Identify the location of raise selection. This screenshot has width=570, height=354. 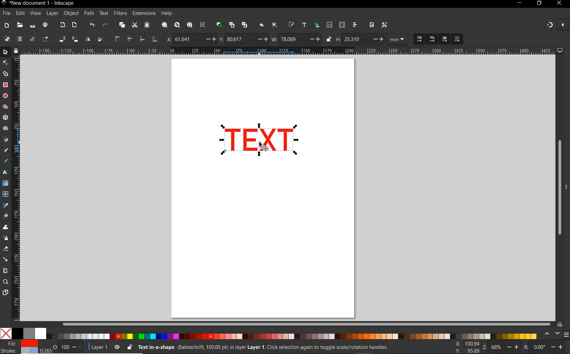
(122, 39).